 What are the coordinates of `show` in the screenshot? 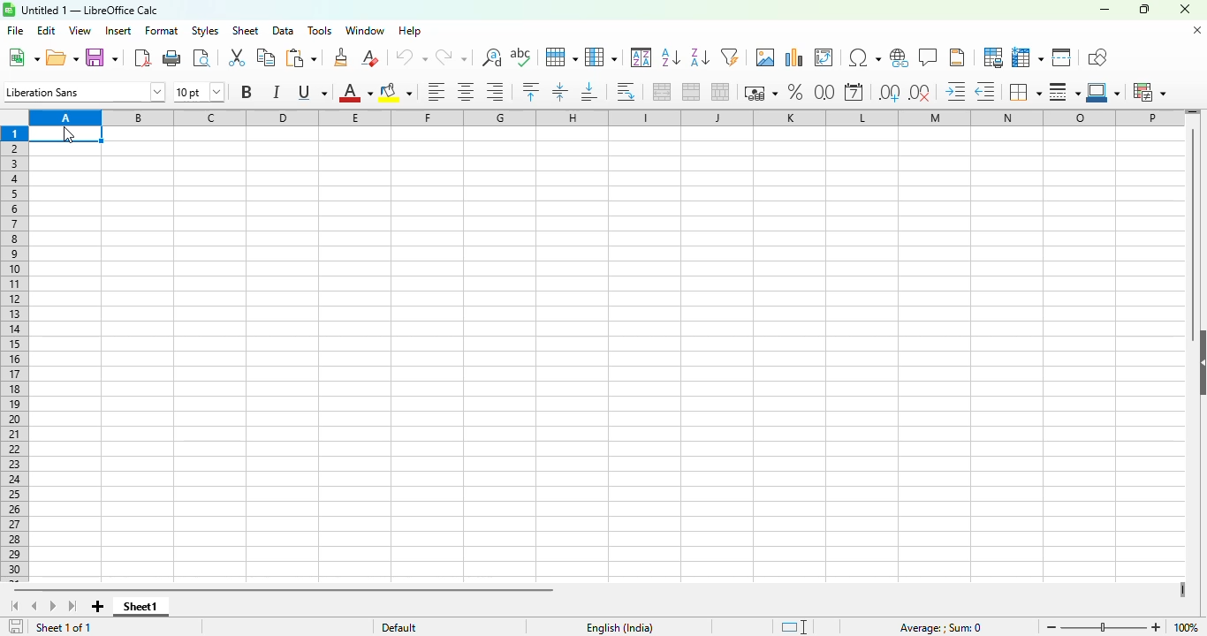 It's located at (1199, 362).